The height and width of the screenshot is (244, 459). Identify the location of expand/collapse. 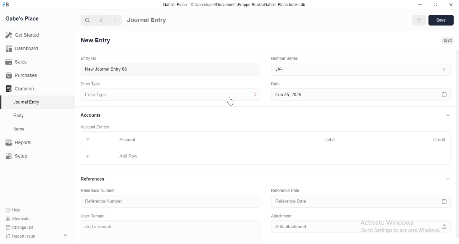
(448, 179).